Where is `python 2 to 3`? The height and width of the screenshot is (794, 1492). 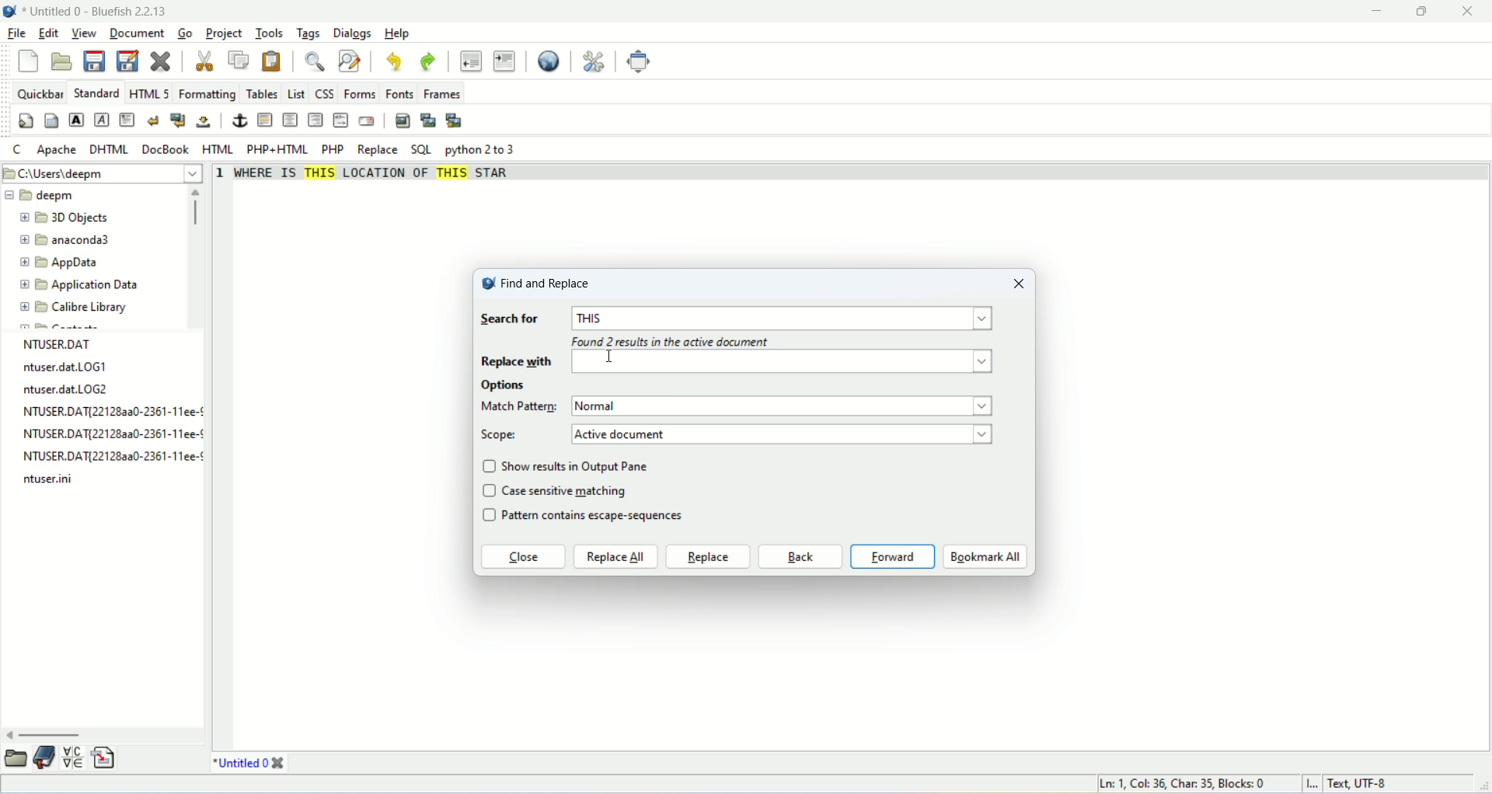 python 2 to 3 is located at coordinates (483, 150).